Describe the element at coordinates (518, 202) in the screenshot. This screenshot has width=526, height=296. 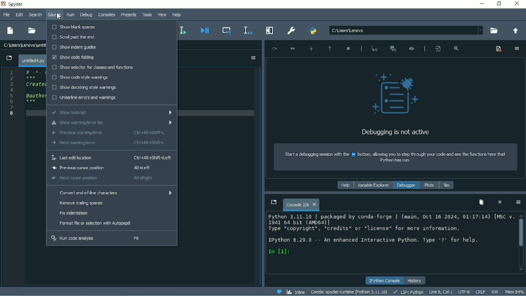
I see `Options` at that location.